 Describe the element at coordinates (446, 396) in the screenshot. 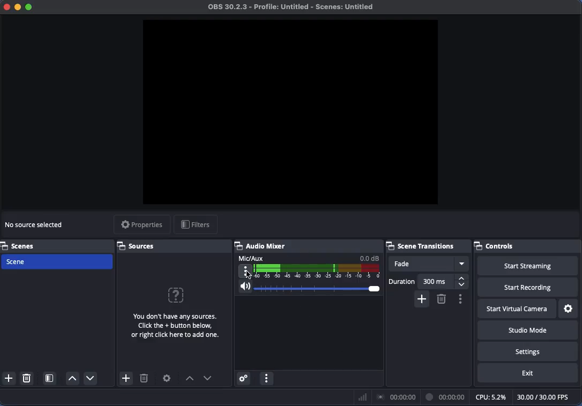

I see `Time` at that location.